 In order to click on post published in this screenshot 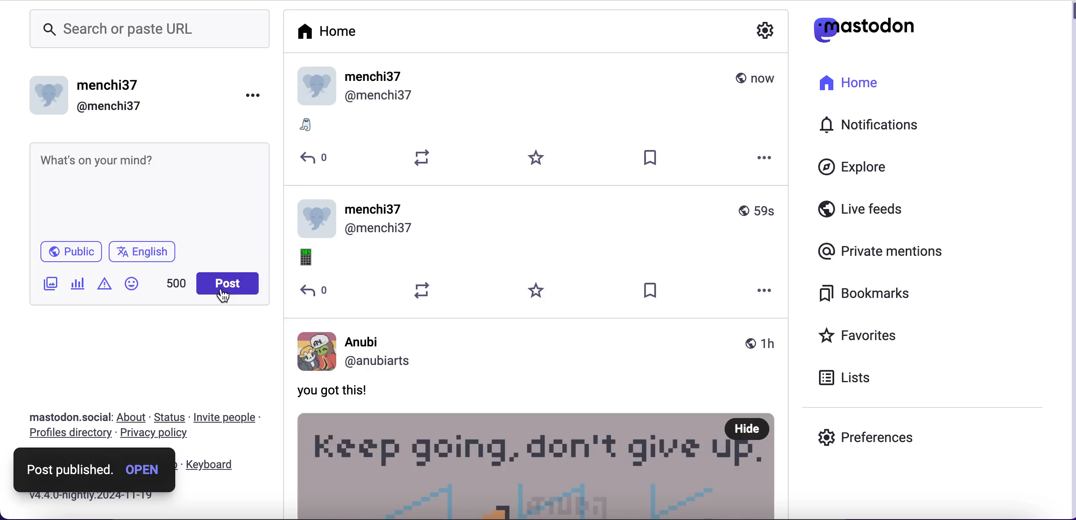, I will do `click(70, 471)`.